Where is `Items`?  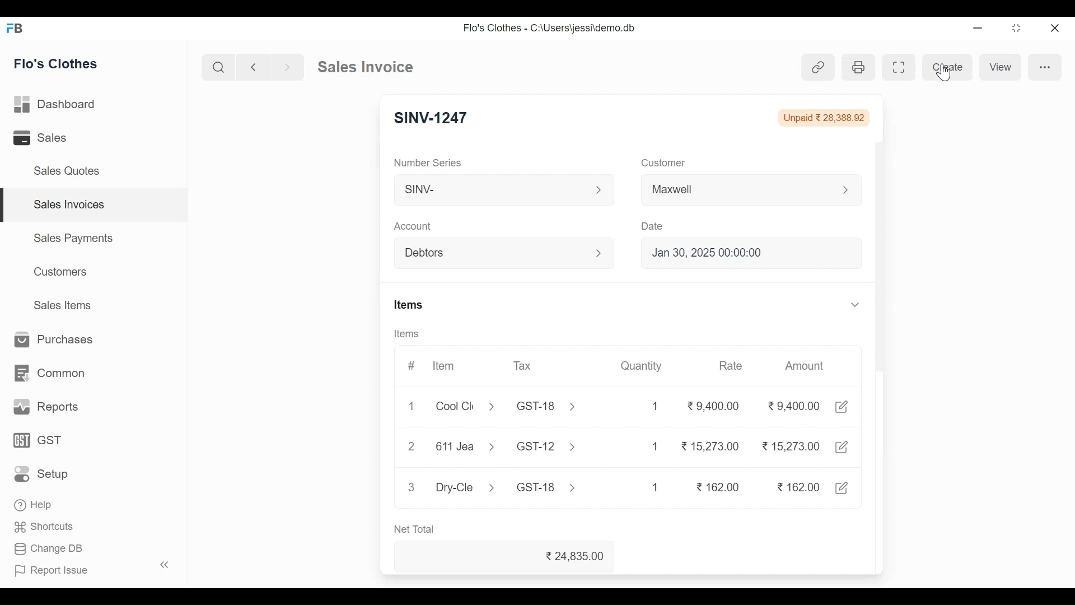
Items is located at coordinates (413, 305).